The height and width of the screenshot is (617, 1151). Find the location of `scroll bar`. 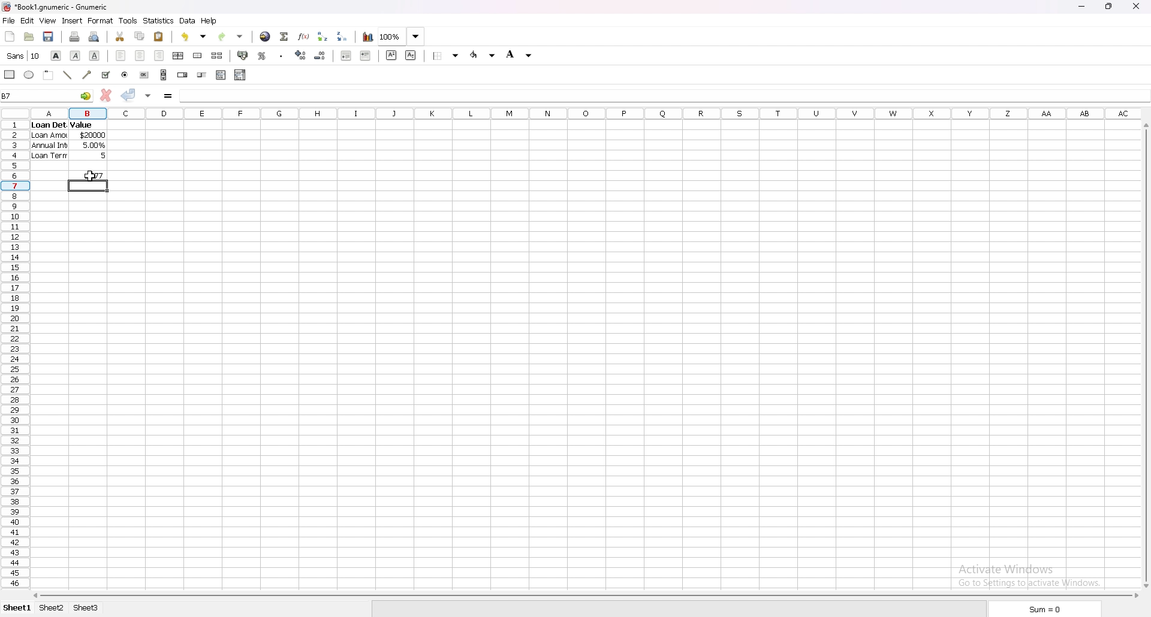

scroll bar is located at coordinates (164, 74).